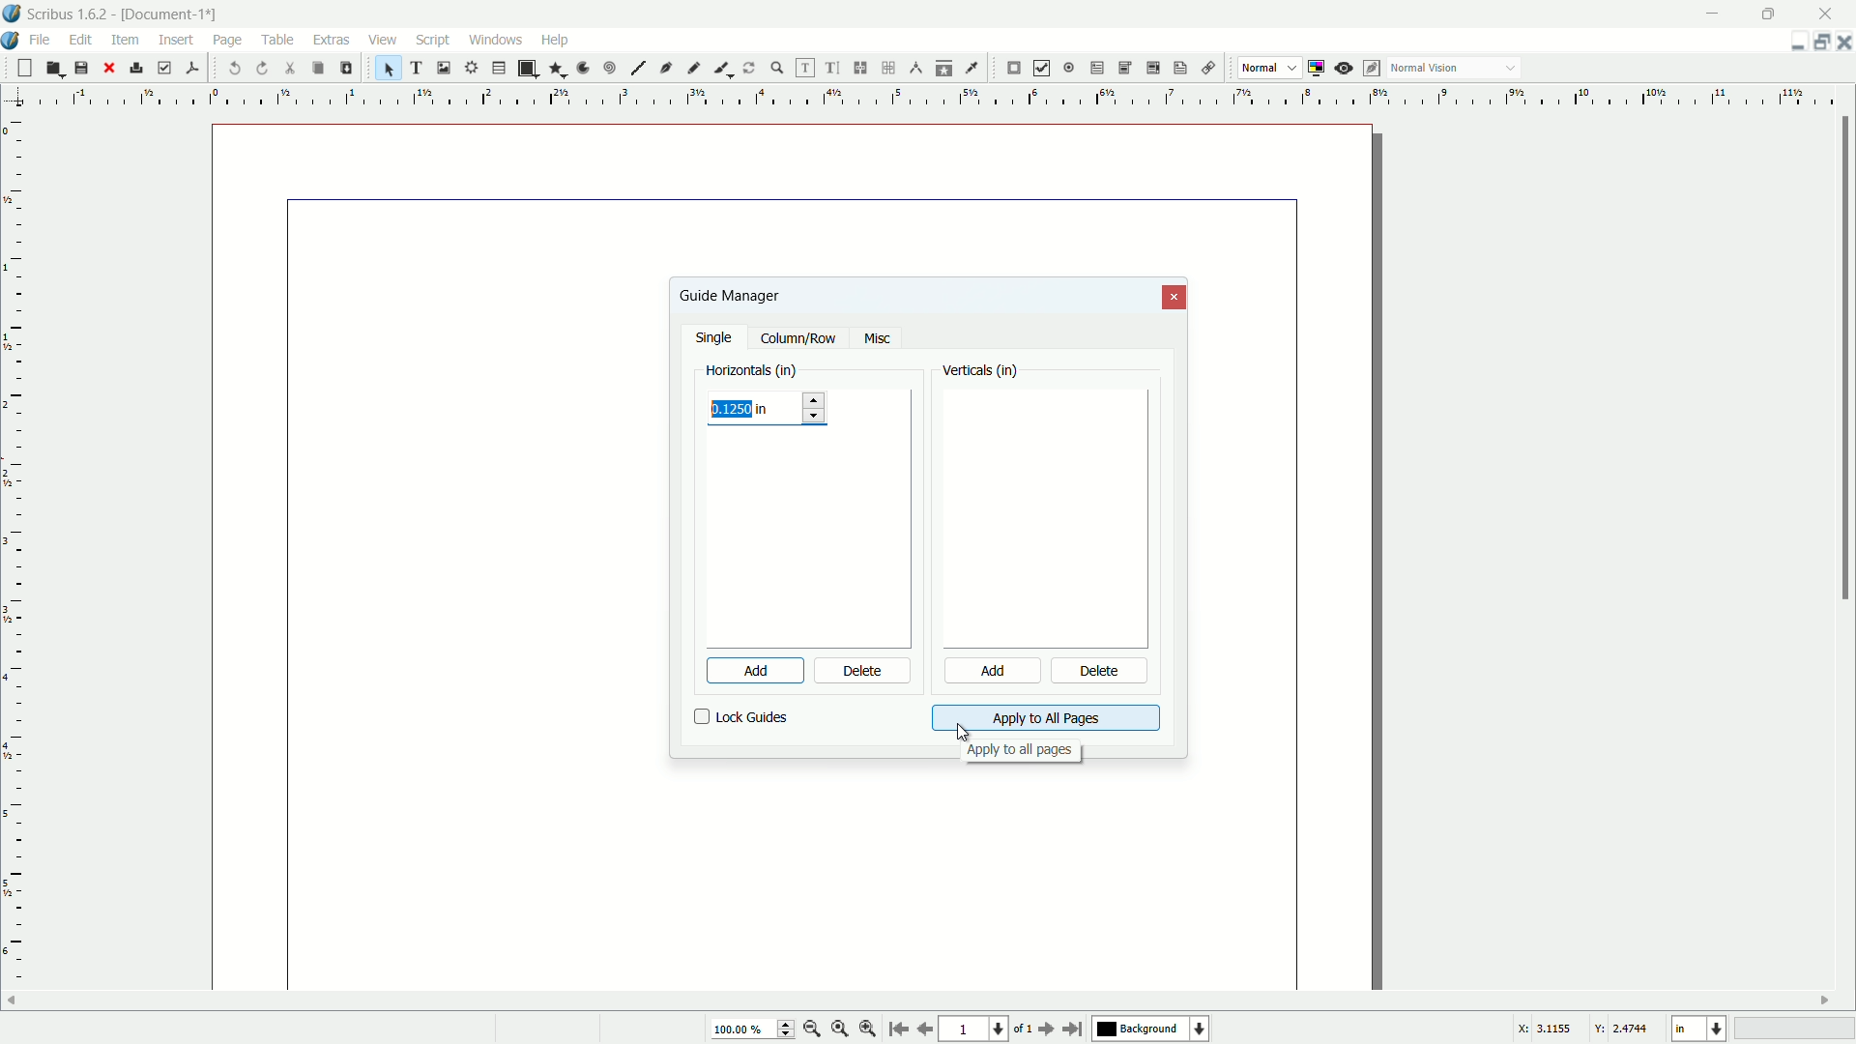  Describe the element at coordinates (1150, 70) in the screenshot. I see `pdf list box` at that location.